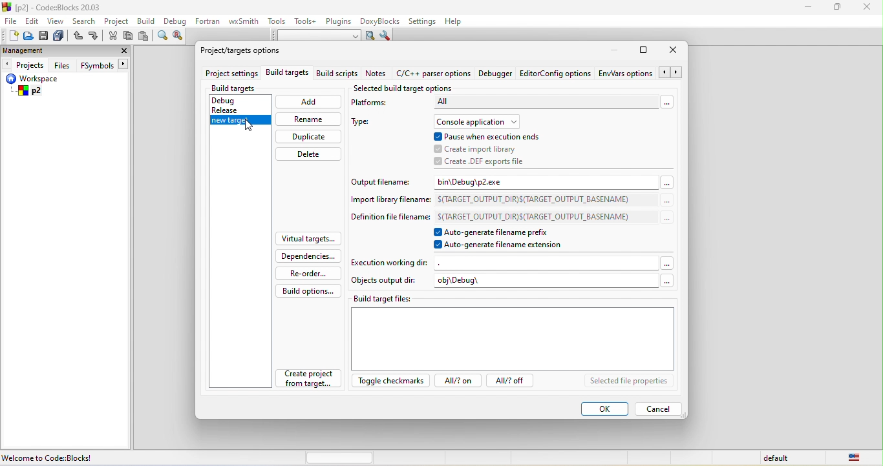  Describe the element at coordinates (79, 36) in the screenshot. I see `undo` at that location.